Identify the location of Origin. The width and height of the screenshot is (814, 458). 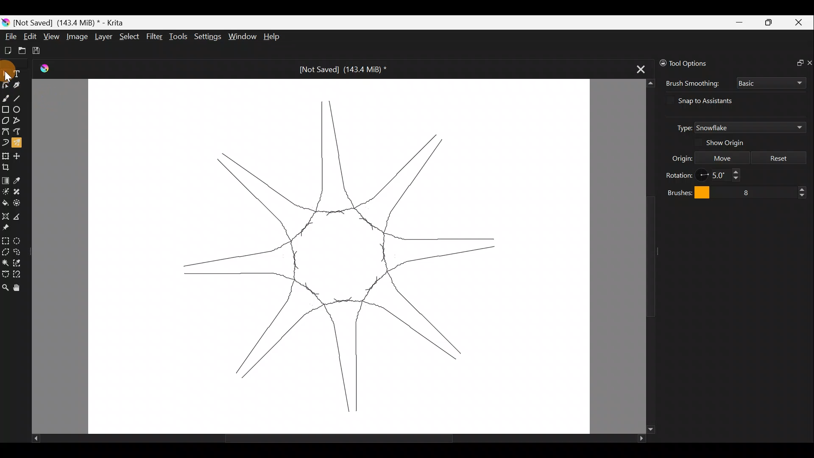
(674, 157).